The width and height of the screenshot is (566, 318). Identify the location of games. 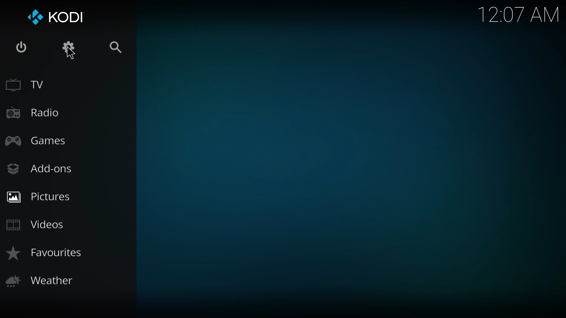
(37, 141).